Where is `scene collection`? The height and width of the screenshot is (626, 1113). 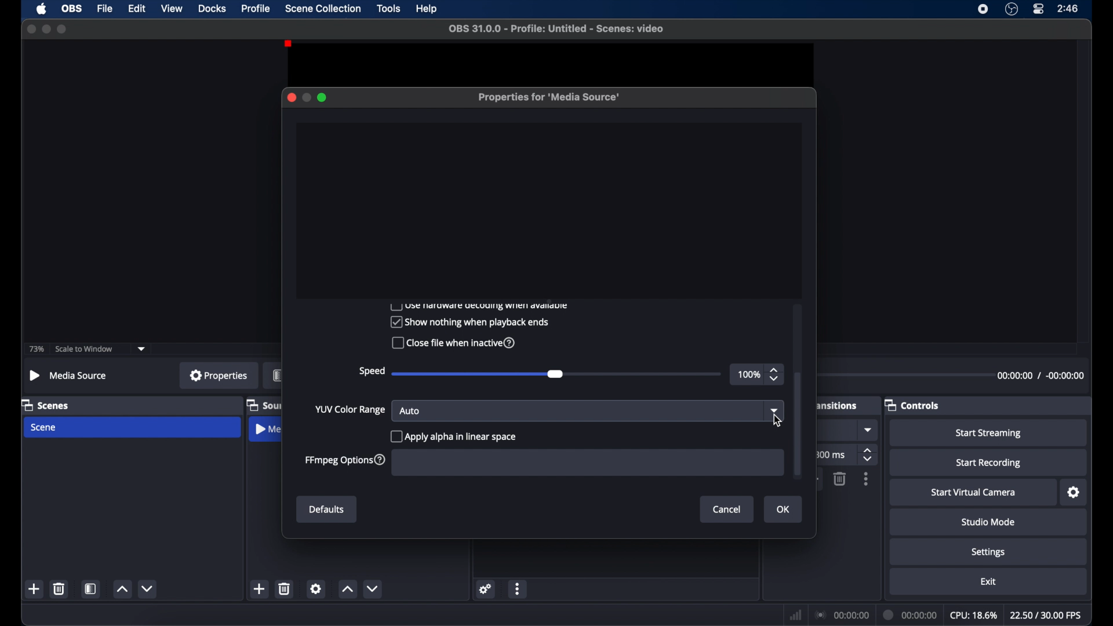 scene collection is located at coordinates (323, 9).